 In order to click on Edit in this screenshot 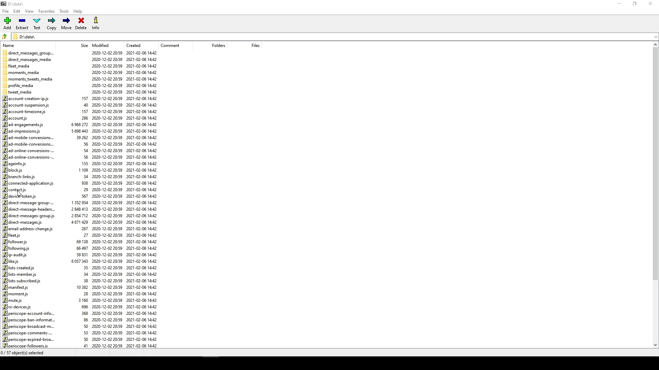, I will do `click(17, 11)`.